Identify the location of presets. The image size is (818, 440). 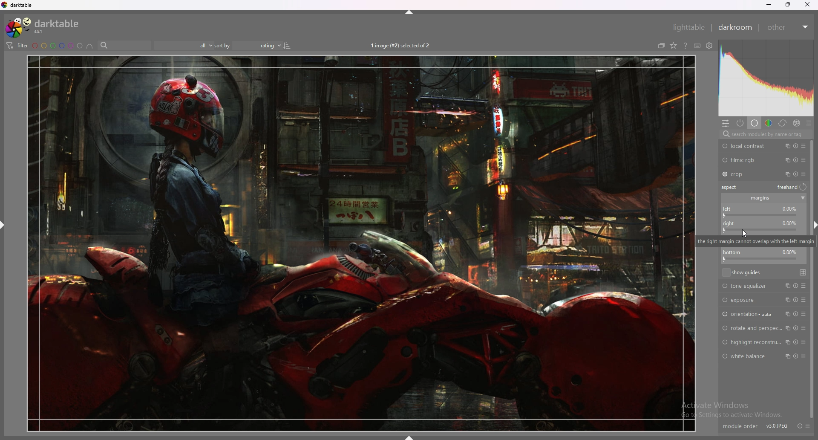
(808, 426).